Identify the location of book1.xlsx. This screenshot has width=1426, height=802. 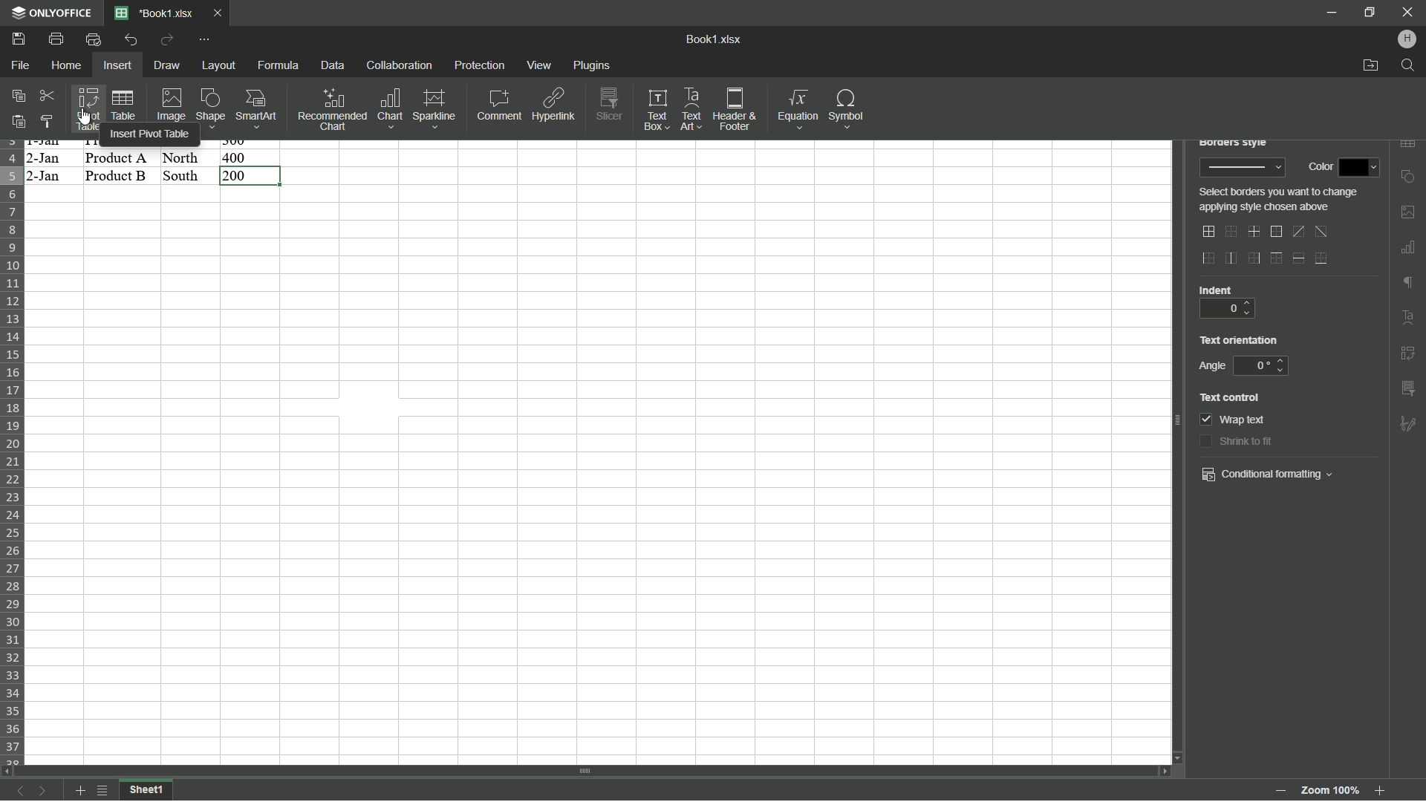
(716, 39).